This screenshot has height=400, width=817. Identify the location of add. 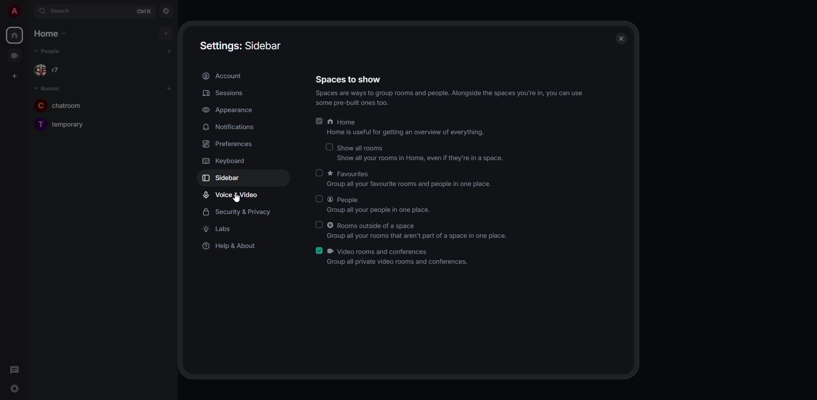
(168, 52).